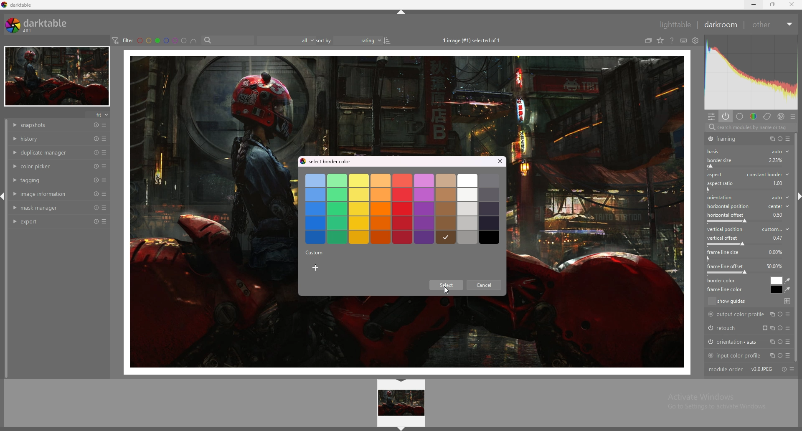 This screenshot has width=802, height=431. What do you see at coordinates (724, 238) in the screenshot?
I see `vertical offset` at bounding box center [724, 238].